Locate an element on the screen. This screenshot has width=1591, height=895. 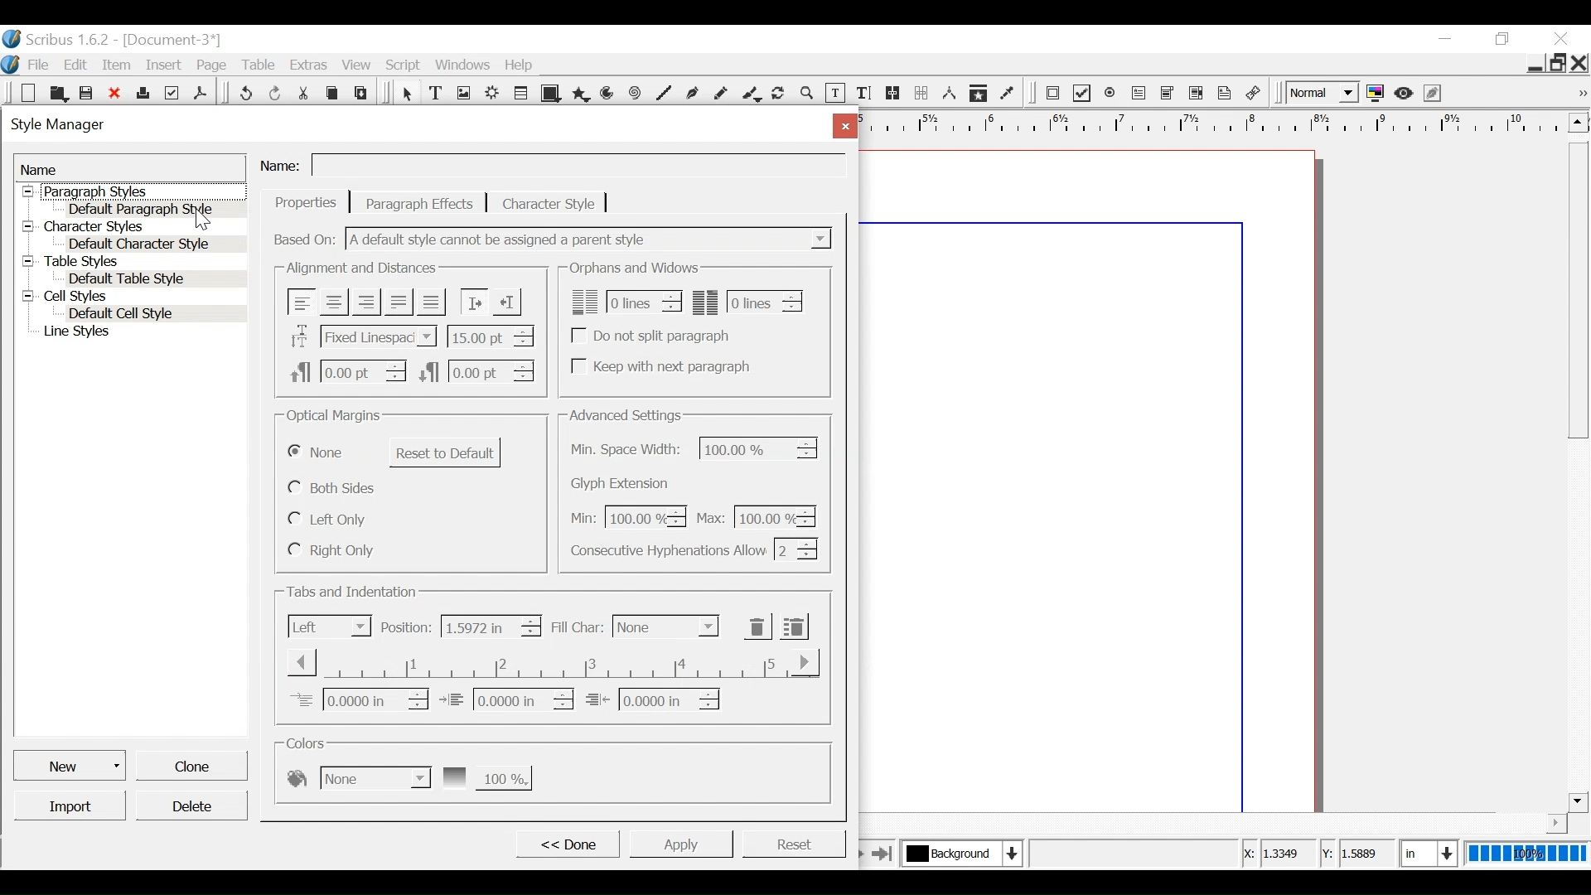
Cursor is located at coordinates (202, 220).